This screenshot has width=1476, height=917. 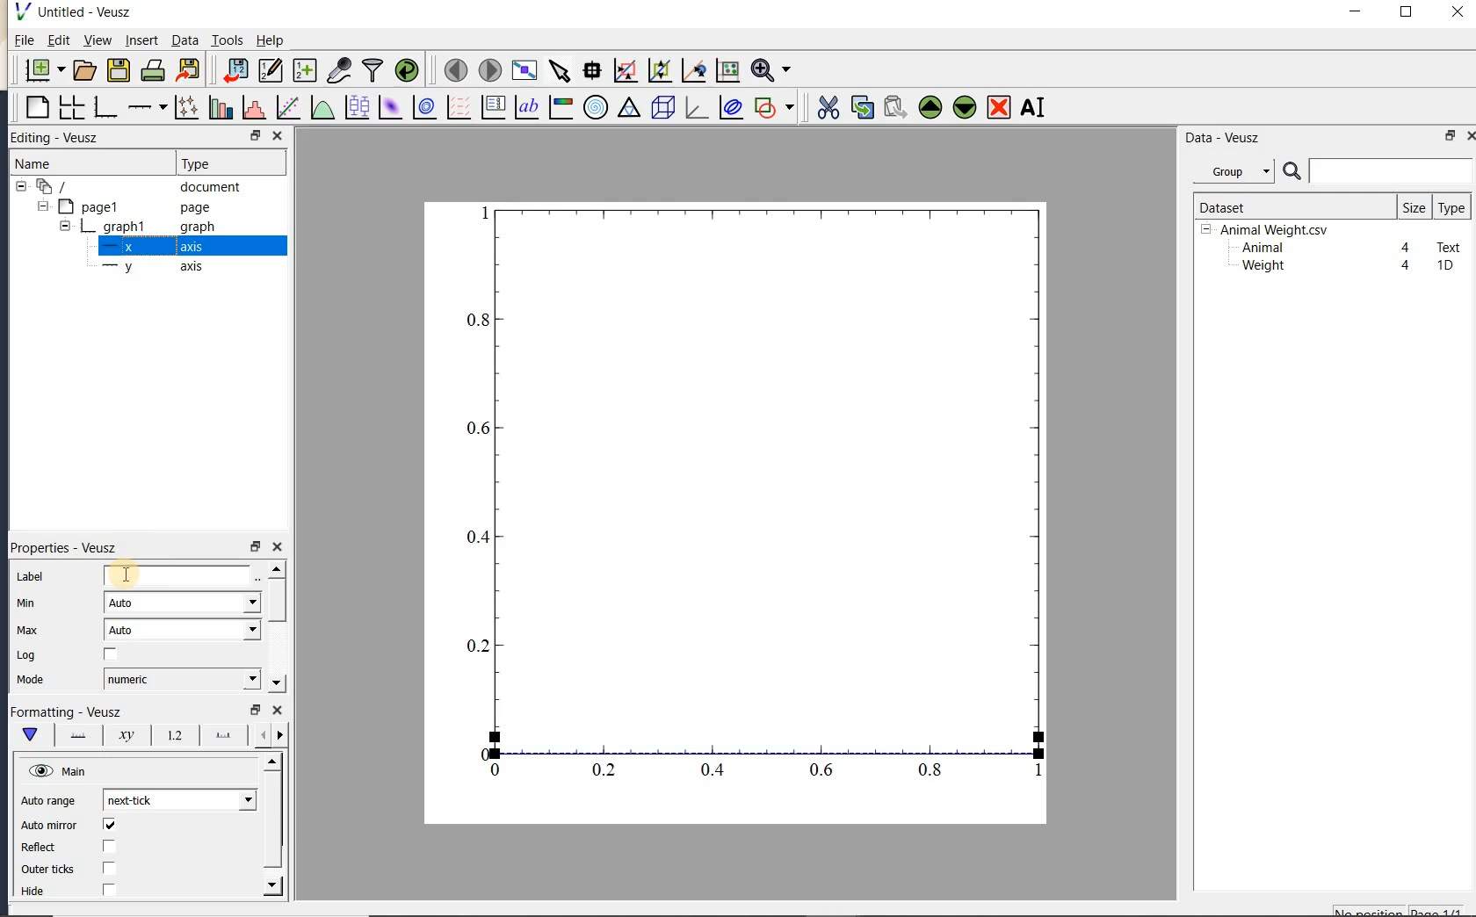 I want to click on Numeric, so click(x=181, y=679).